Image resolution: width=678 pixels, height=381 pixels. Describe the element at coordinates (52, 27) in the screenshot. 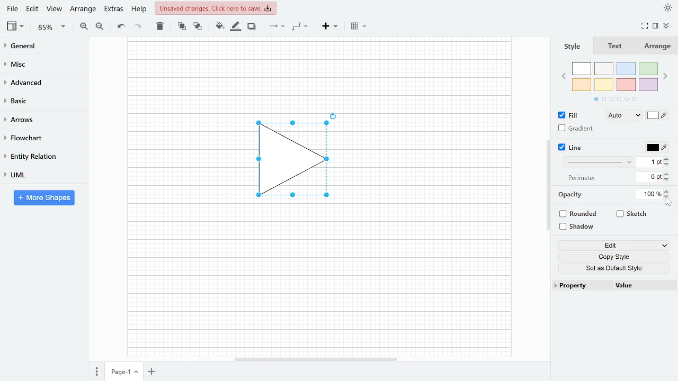

I see `Zoom` at that location.